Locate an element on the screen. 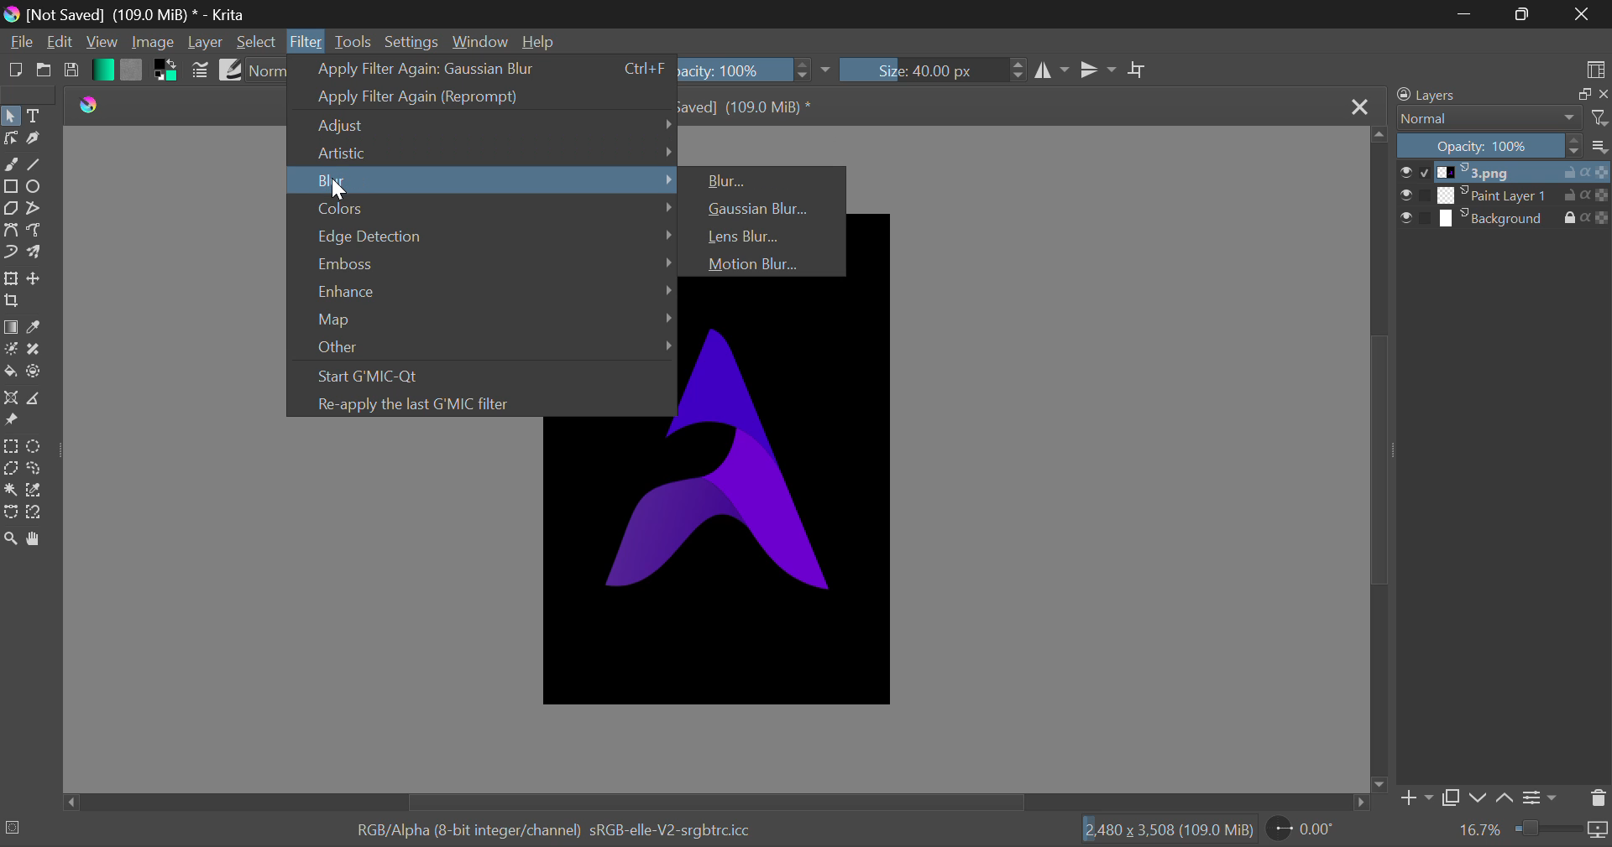 Image resolution: width=1612 pixels, height=847 pixels. Ellipses is located at coordinates (36, 188).